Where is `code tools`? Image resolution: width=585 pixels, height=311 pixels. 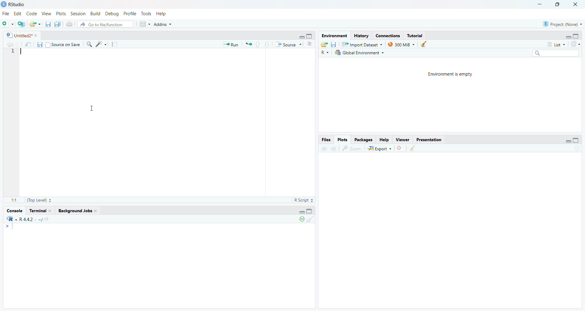
code tools is located at coordinates (101, 45).